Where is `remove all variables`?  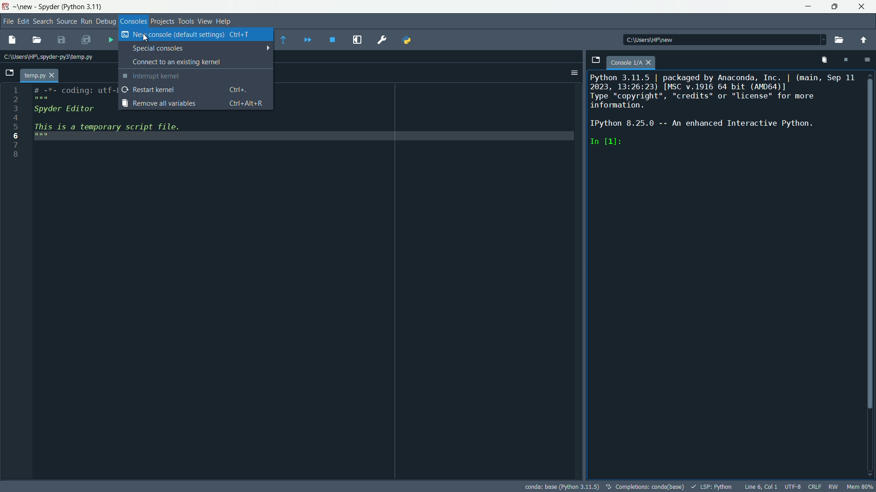
remove all variables is located at coordinates (193, 104).